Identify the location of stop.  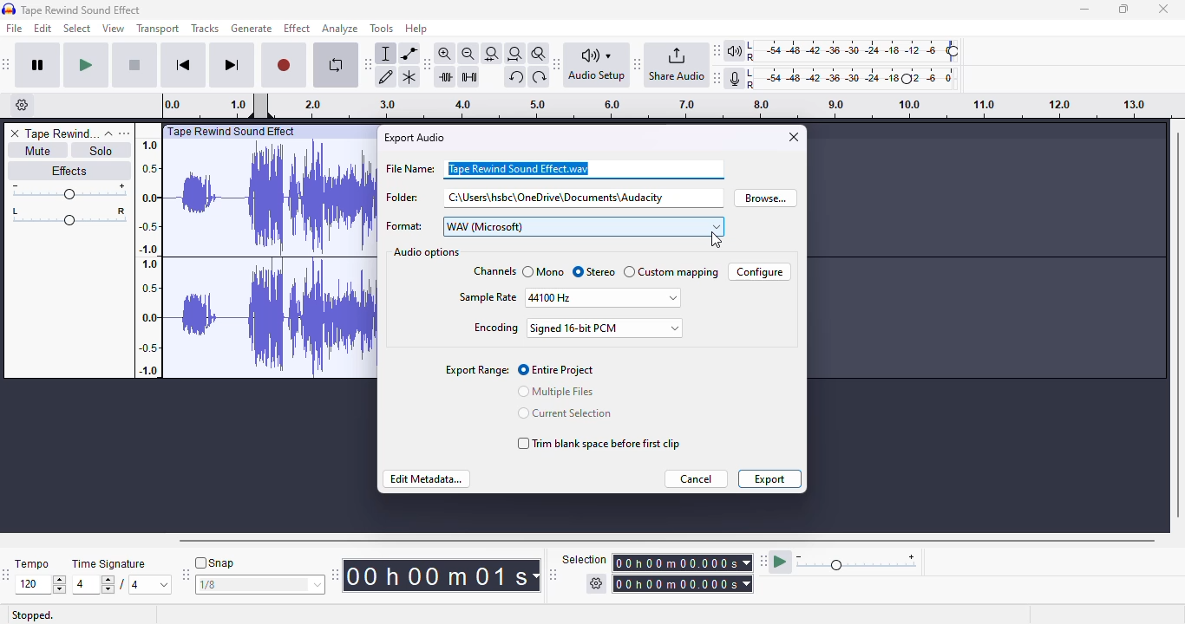
(135, 66).